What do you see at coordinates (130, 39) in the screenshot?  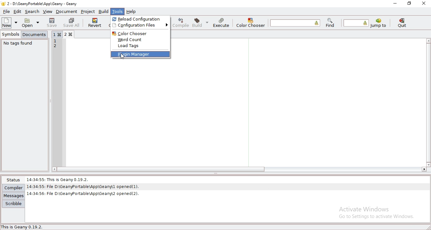 I see `word count` at bounding box center [130, 39].